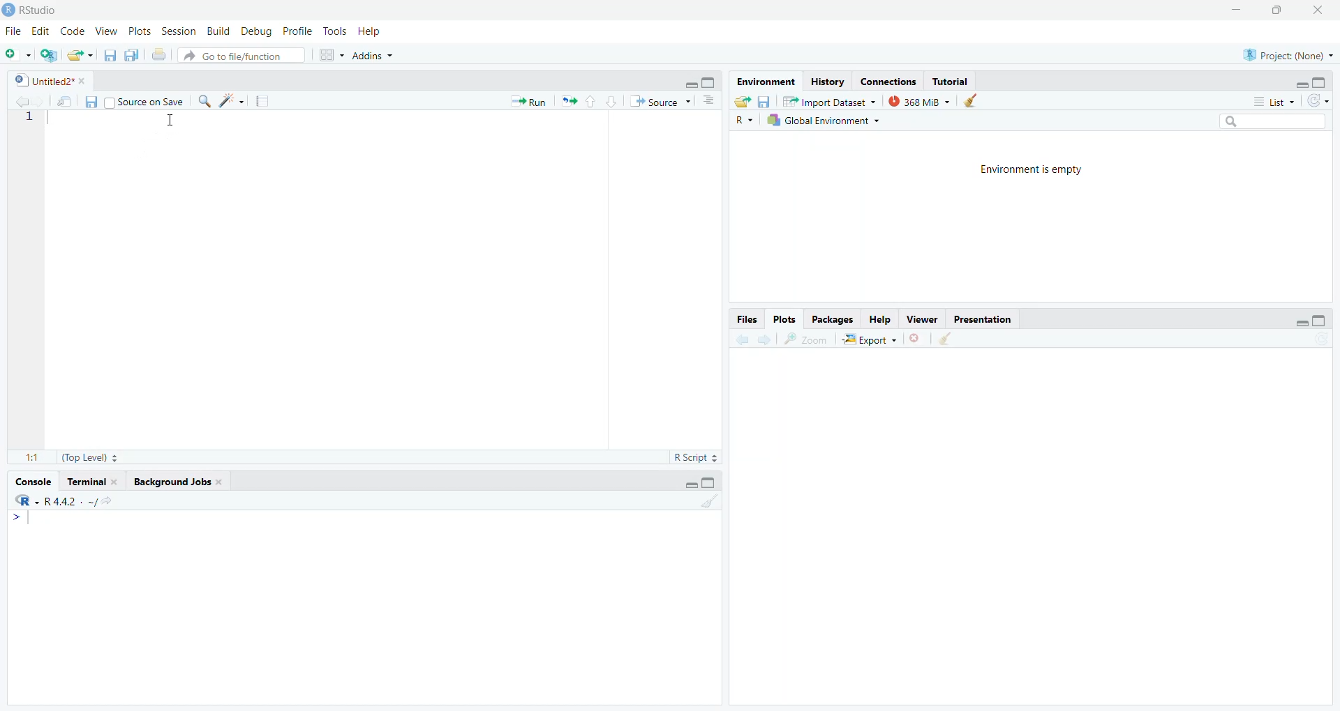 This screenshot has height=711, width=1340. What do you see at coordinates (71, 455) in the screenshot?
I see `11 (Top Level) =` at bounding box center [71, 455].